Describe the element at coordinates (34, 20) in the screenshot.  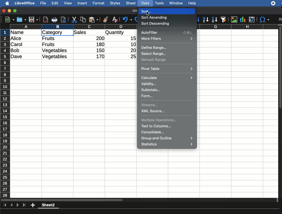
I see `save` at that location.